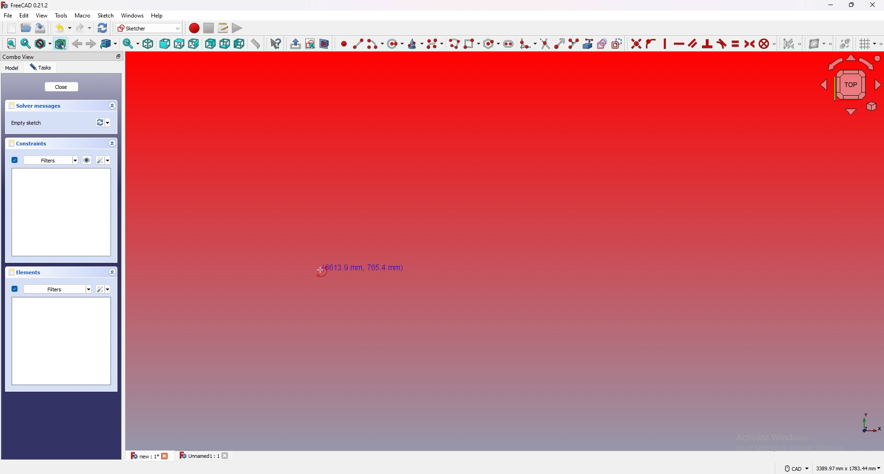 Image resolution: width=884 pixels, height=474 pixels. I want to click on undo, so click(63, 28).